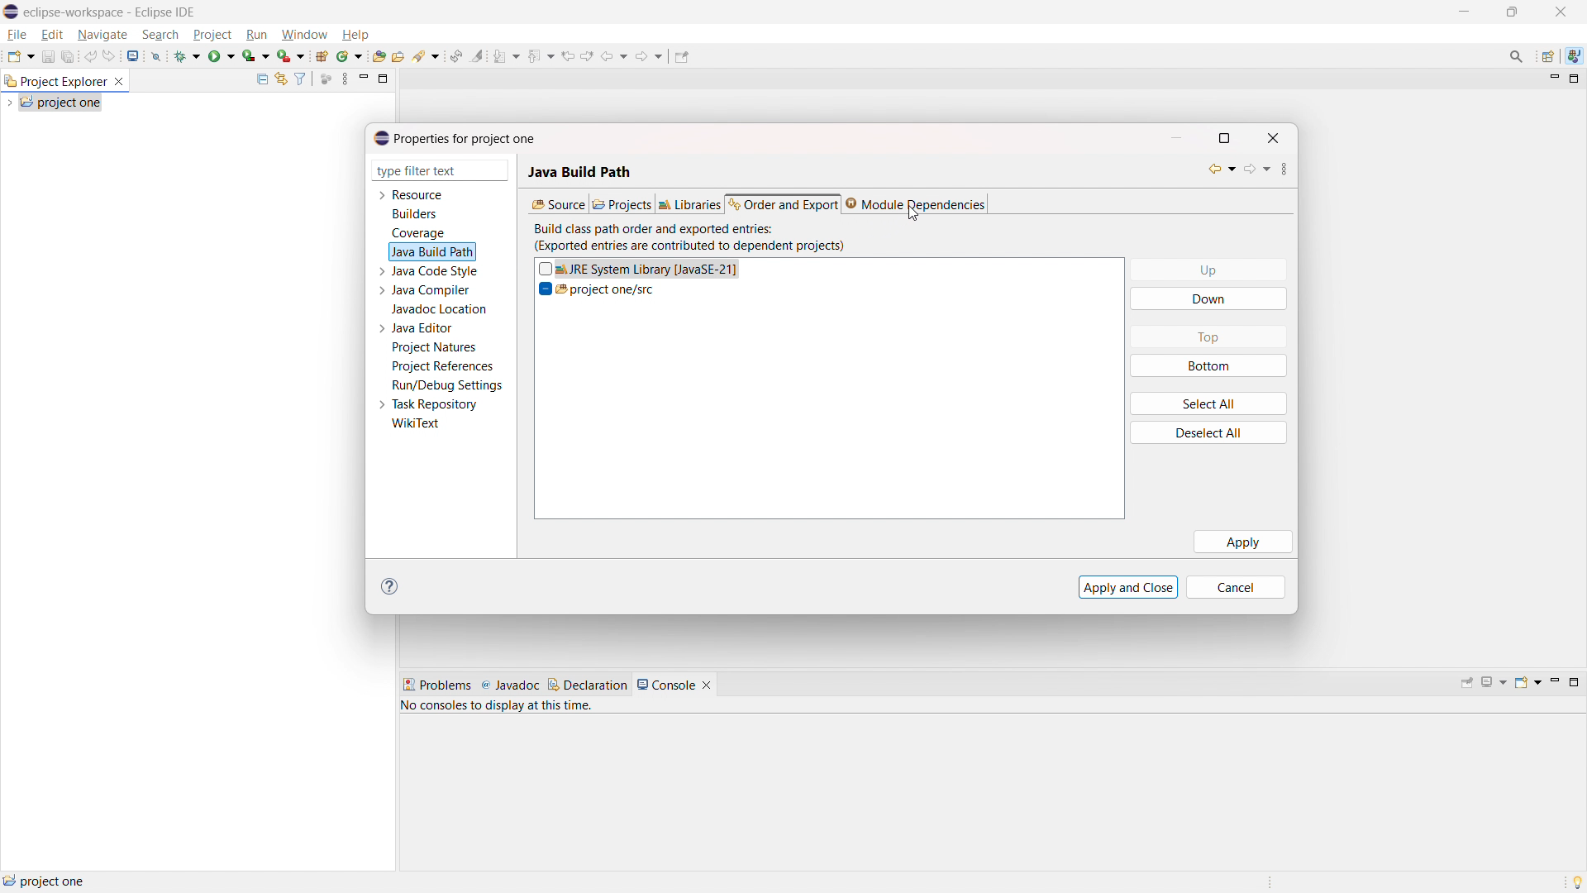 This screenshot has height=893, width=1587. Describe the element at coordinates (436, 404) in the screenshot. I see `task repository` at that location.